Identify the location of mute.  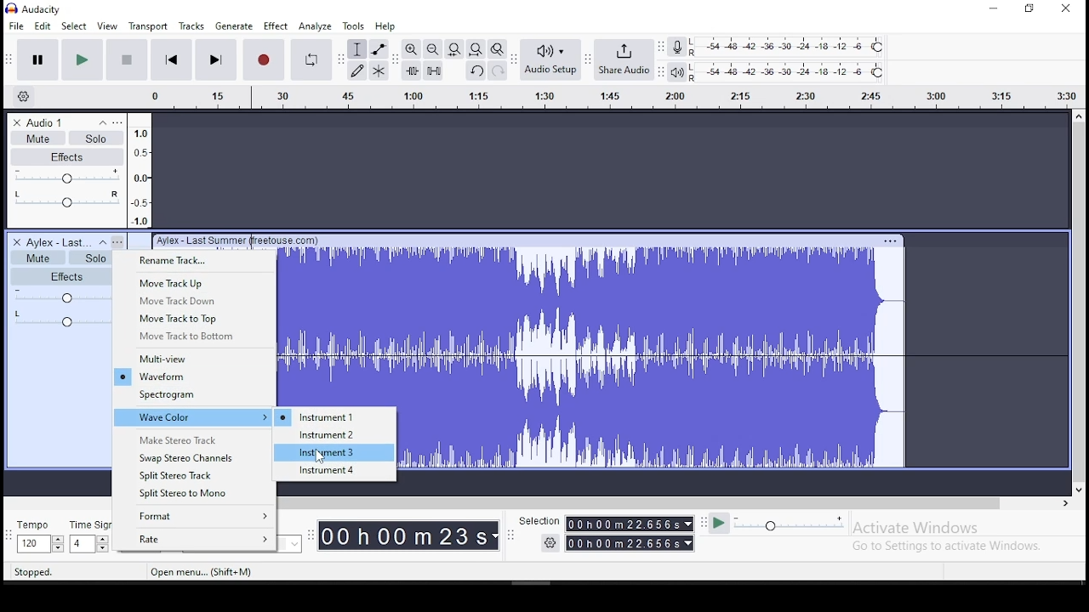
(37, 138).